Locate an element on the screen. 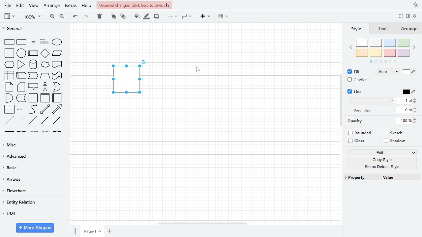 This screenshot has width=422, height=237. rounded rectangle is located at coordinates (22, 42).